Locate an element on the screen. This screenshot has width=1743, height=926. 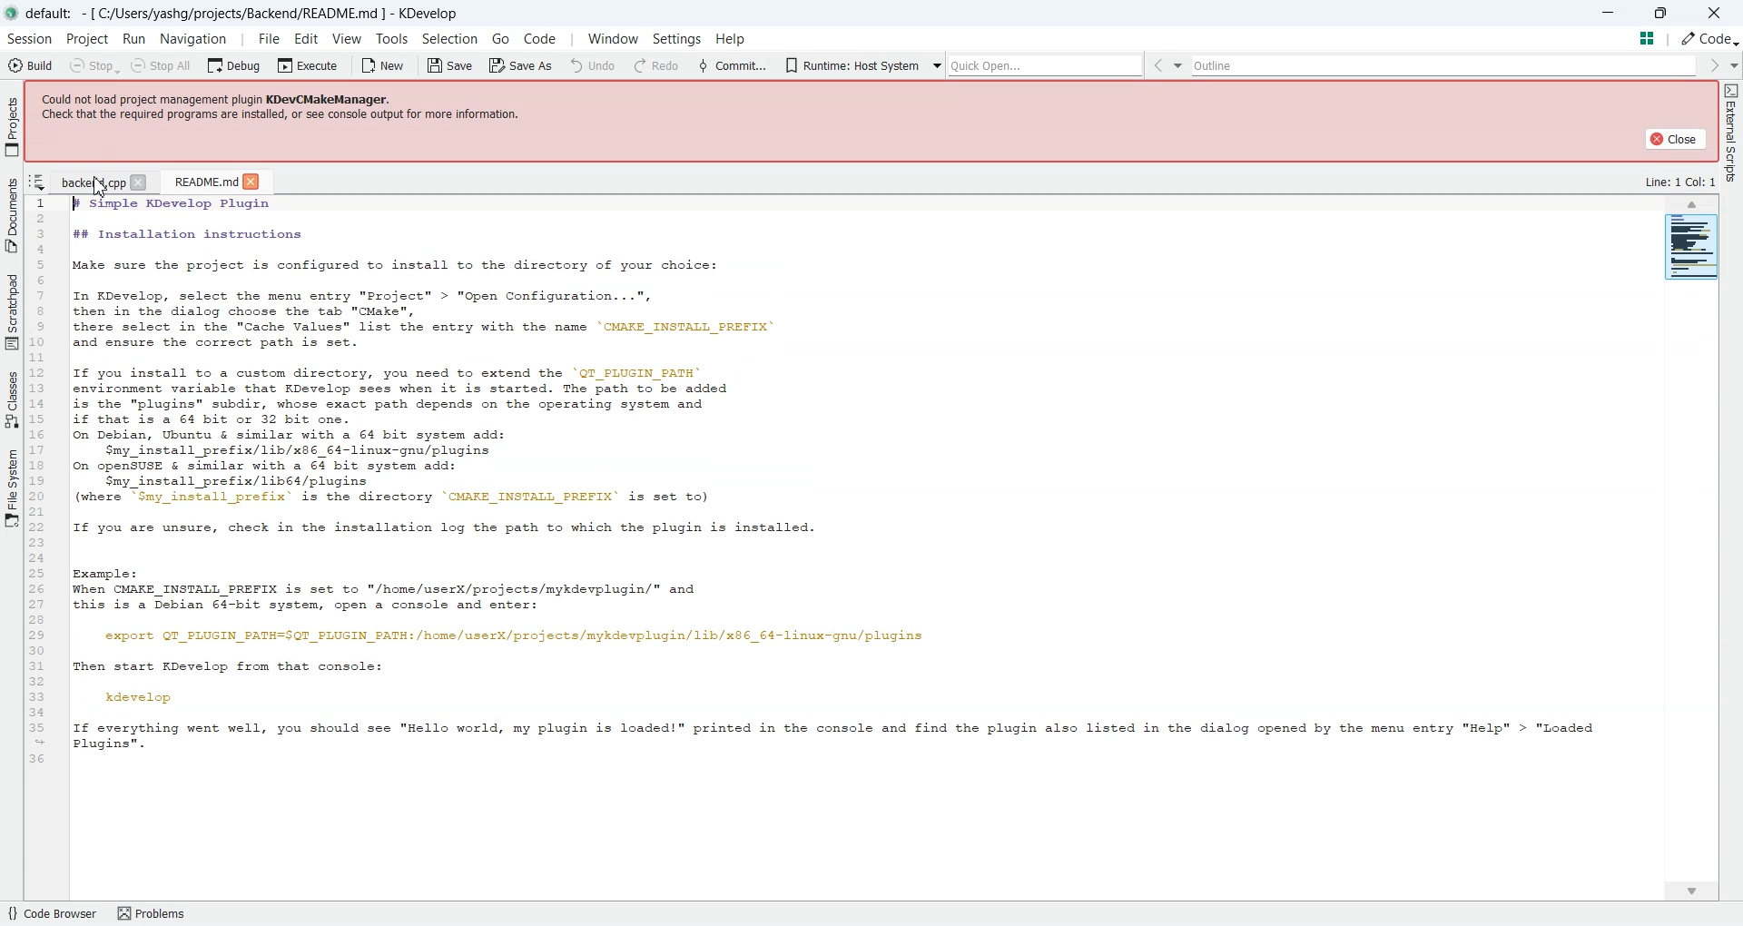
View is located at coordinates (348, 38).